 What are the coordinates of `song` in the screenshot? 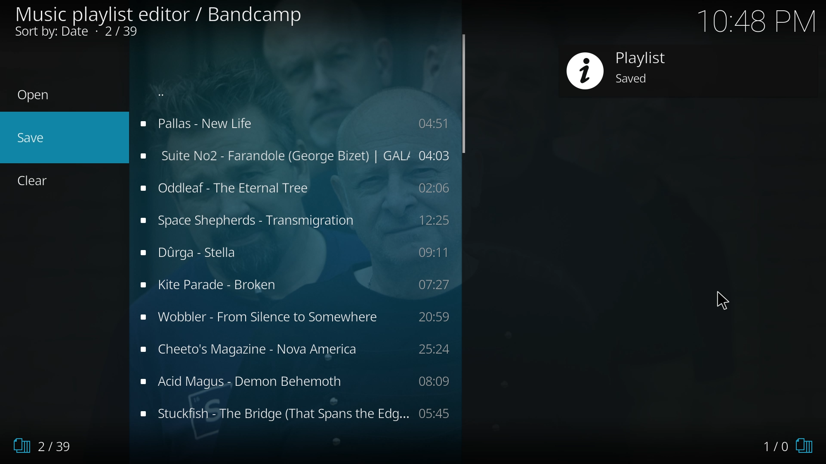 It's located at (293, 221).